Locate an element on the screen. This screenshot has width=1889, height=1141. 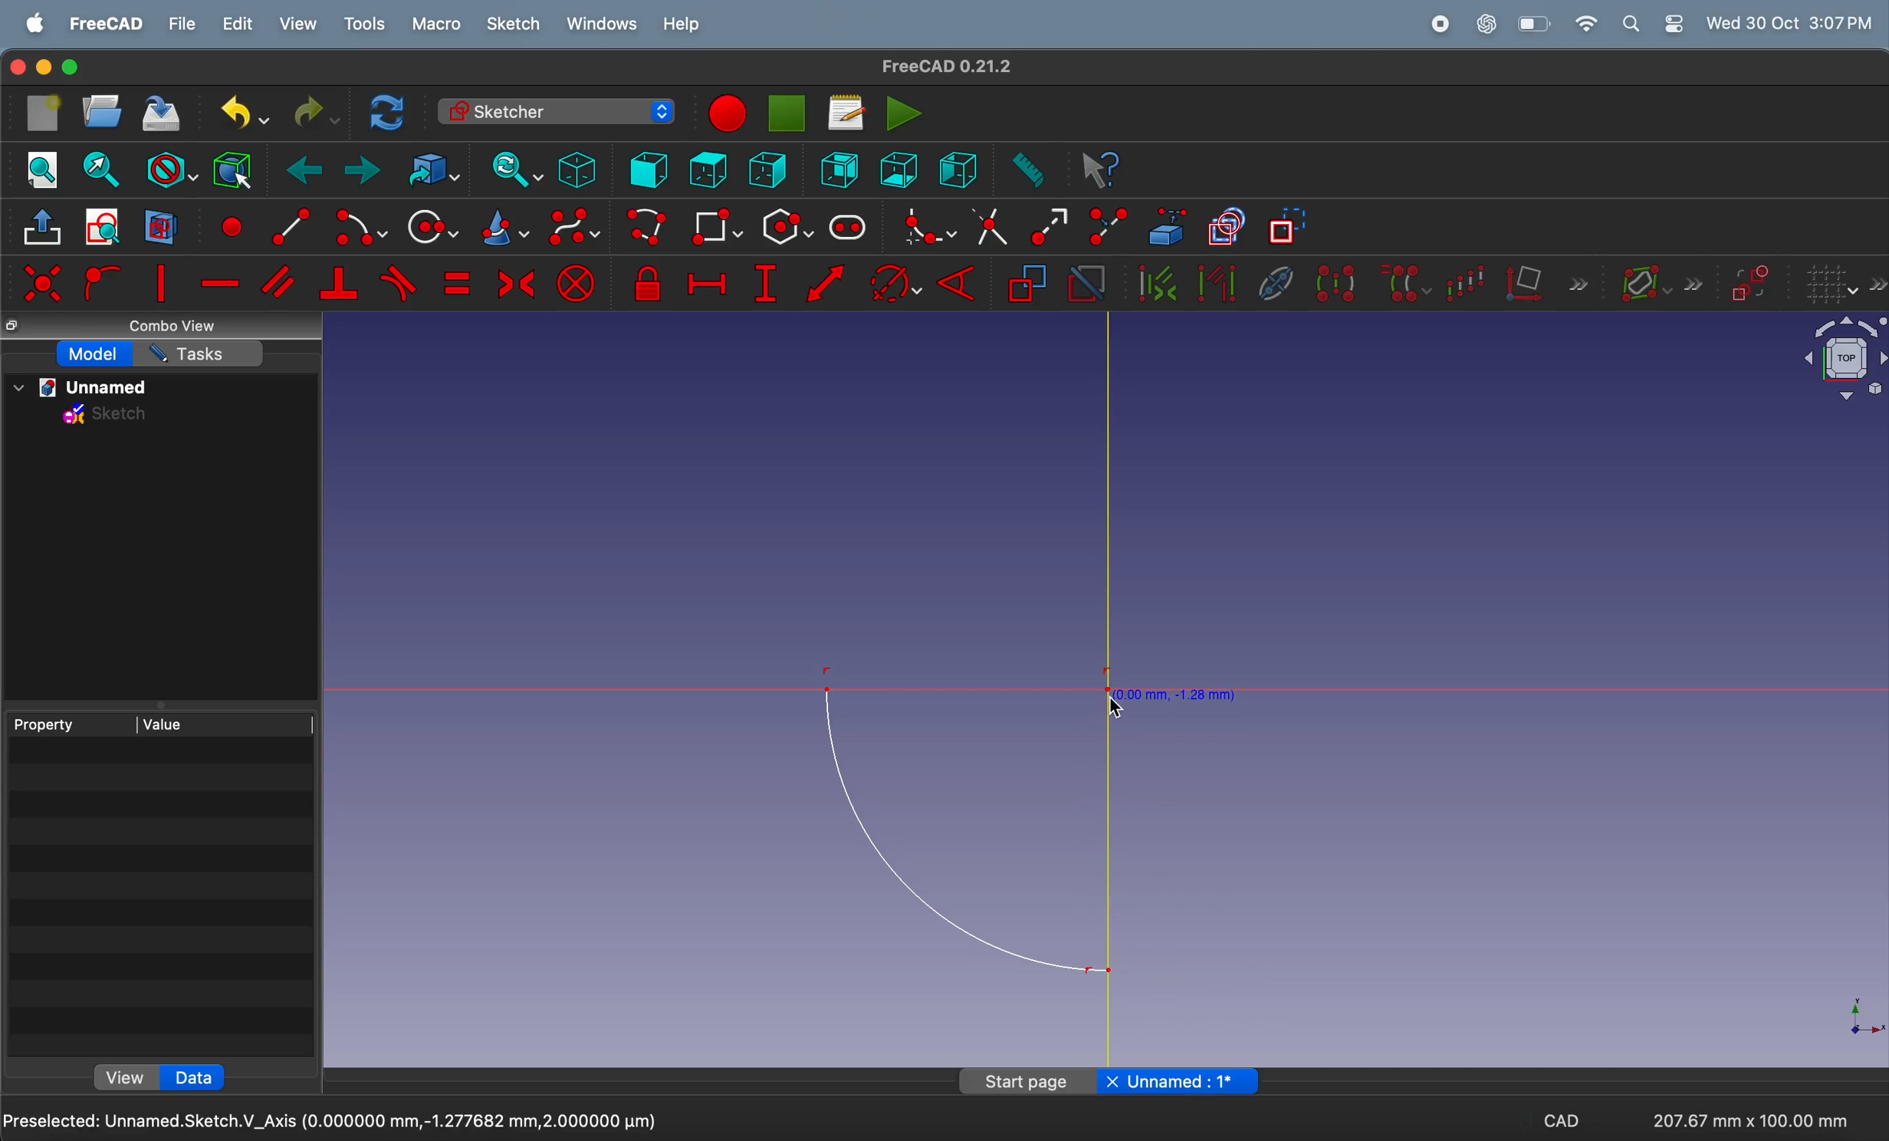
cad is located at coordinates (1561, 1124).